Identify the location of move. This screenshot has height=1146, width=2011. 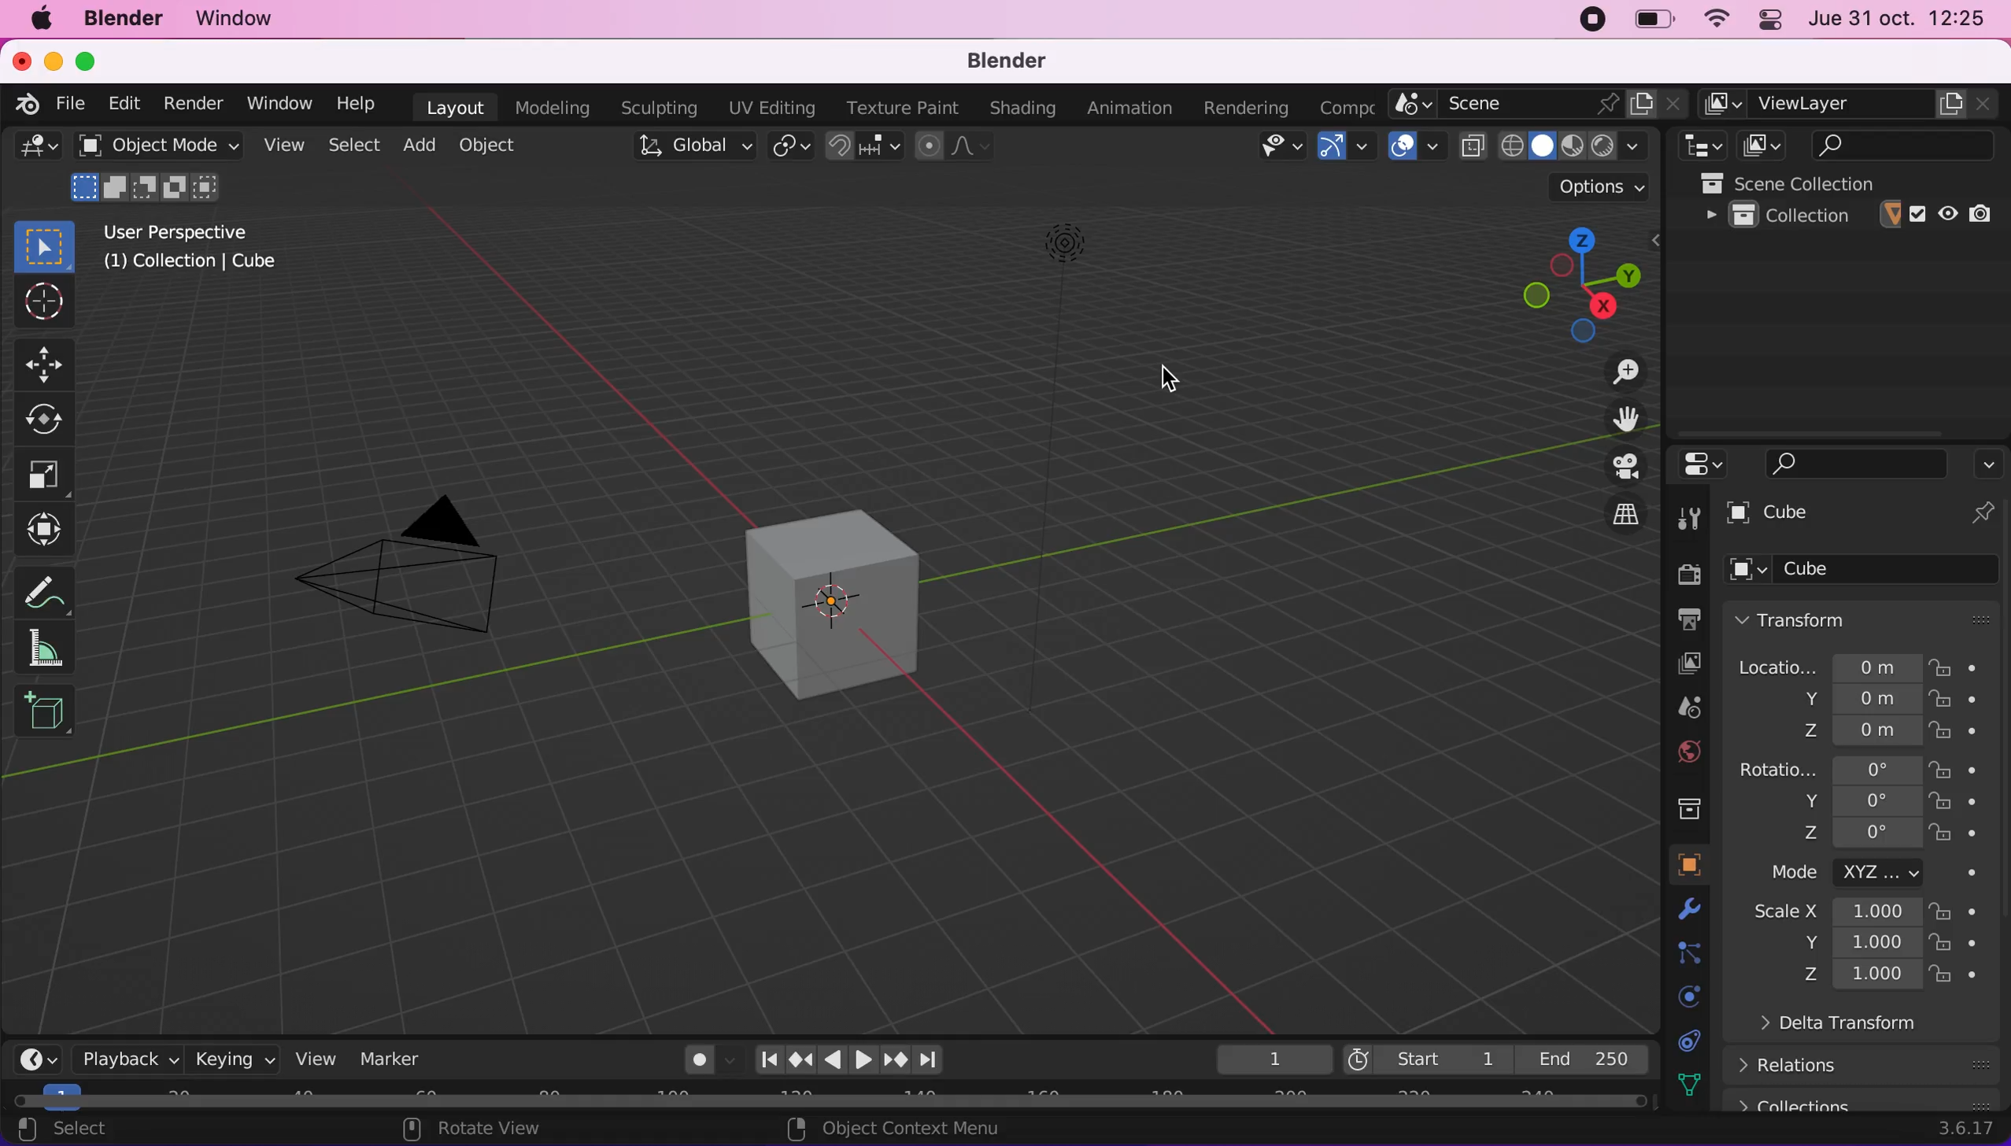
(48, 364).